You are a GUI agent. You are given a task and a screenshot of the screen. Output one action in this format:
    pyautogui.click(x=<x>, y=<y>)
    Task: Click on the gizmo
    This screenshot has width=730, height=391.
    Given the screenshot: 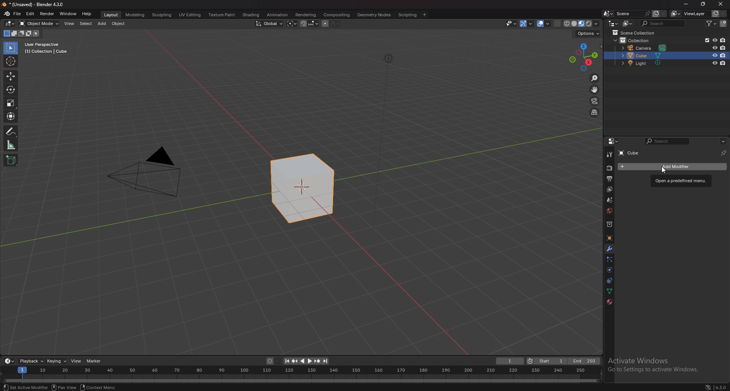 What is the action you would take?
    pyautogui.click(x=527, y=24)
    